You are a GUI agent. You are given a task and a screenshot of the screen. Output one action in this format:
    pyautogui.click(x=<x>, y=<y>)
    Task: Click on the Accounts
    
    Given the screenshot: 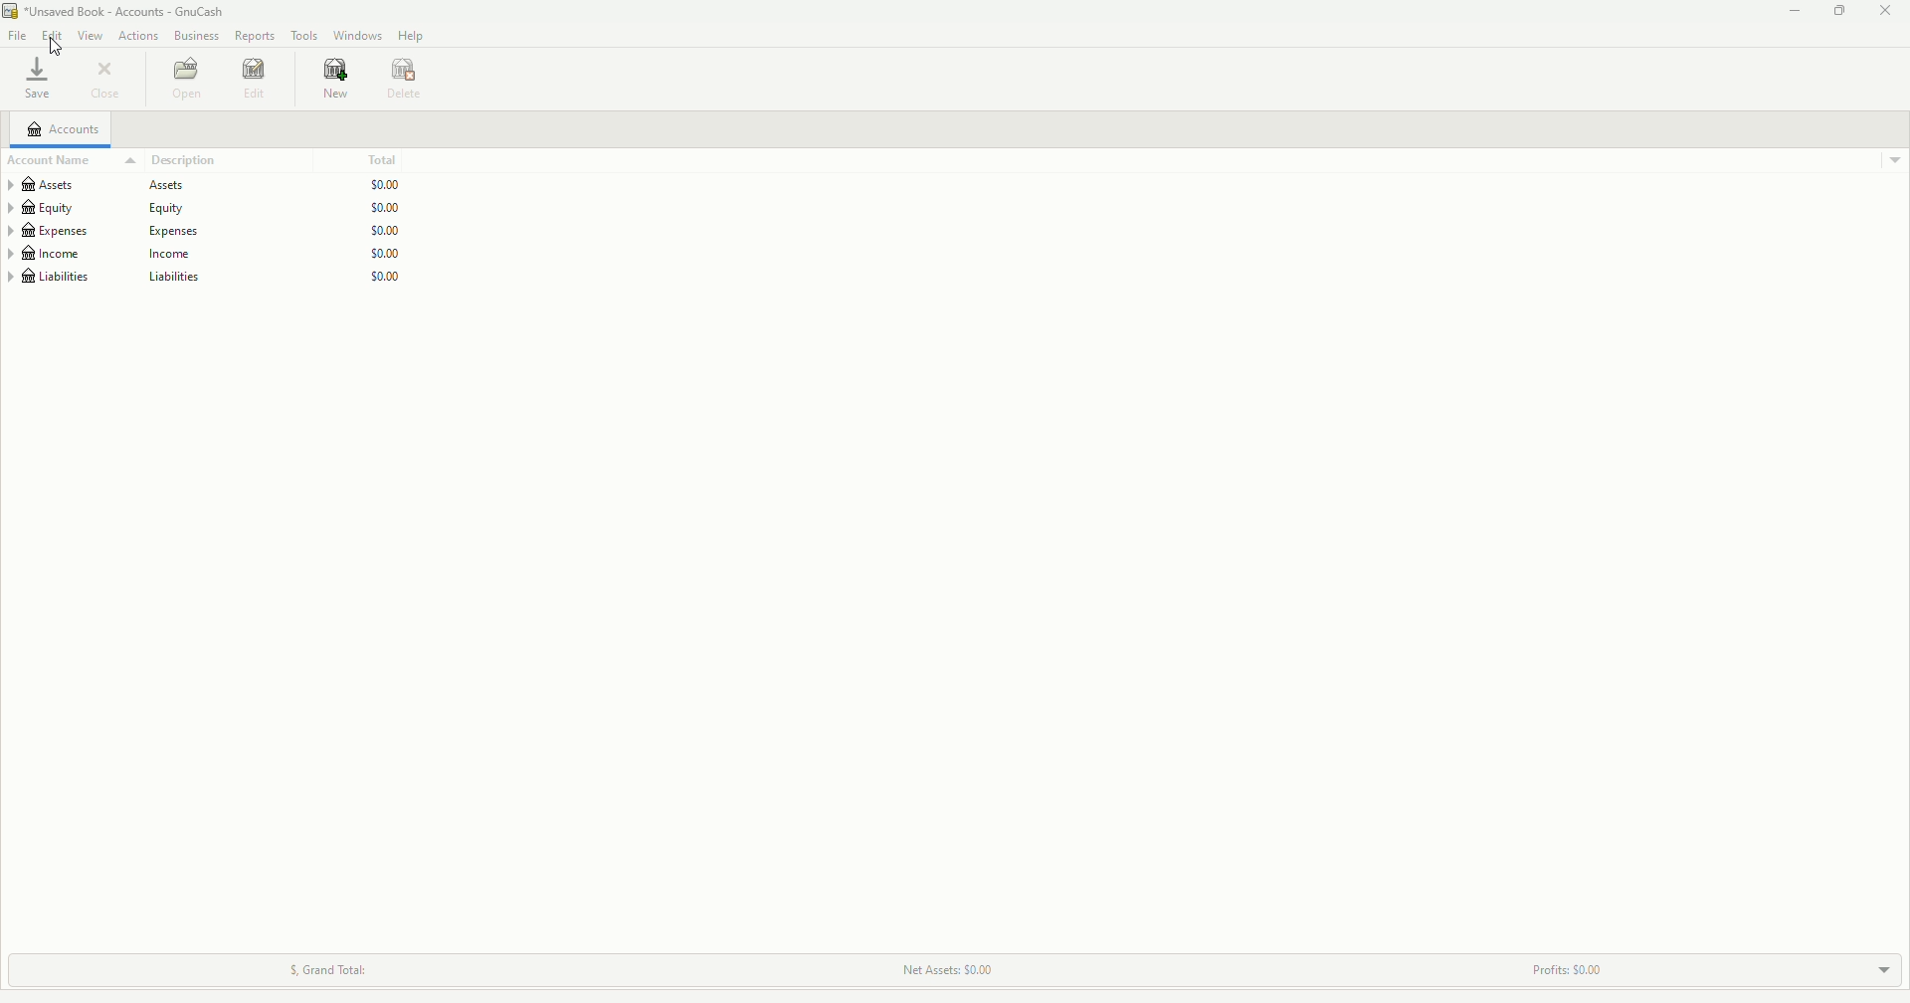 What is the action you would take?
    pyautogui.click(x=65, y=130)
    